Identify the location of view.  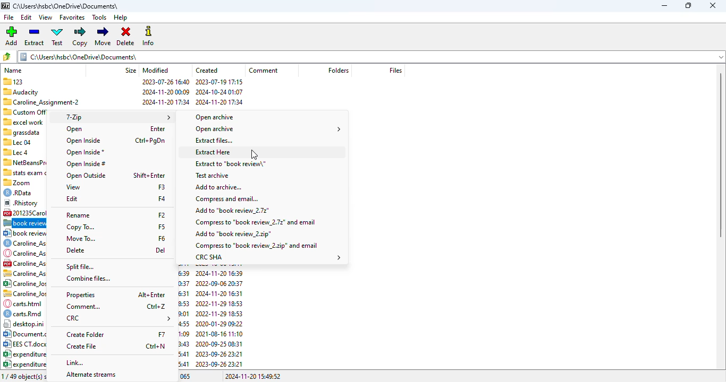
(45, 18).